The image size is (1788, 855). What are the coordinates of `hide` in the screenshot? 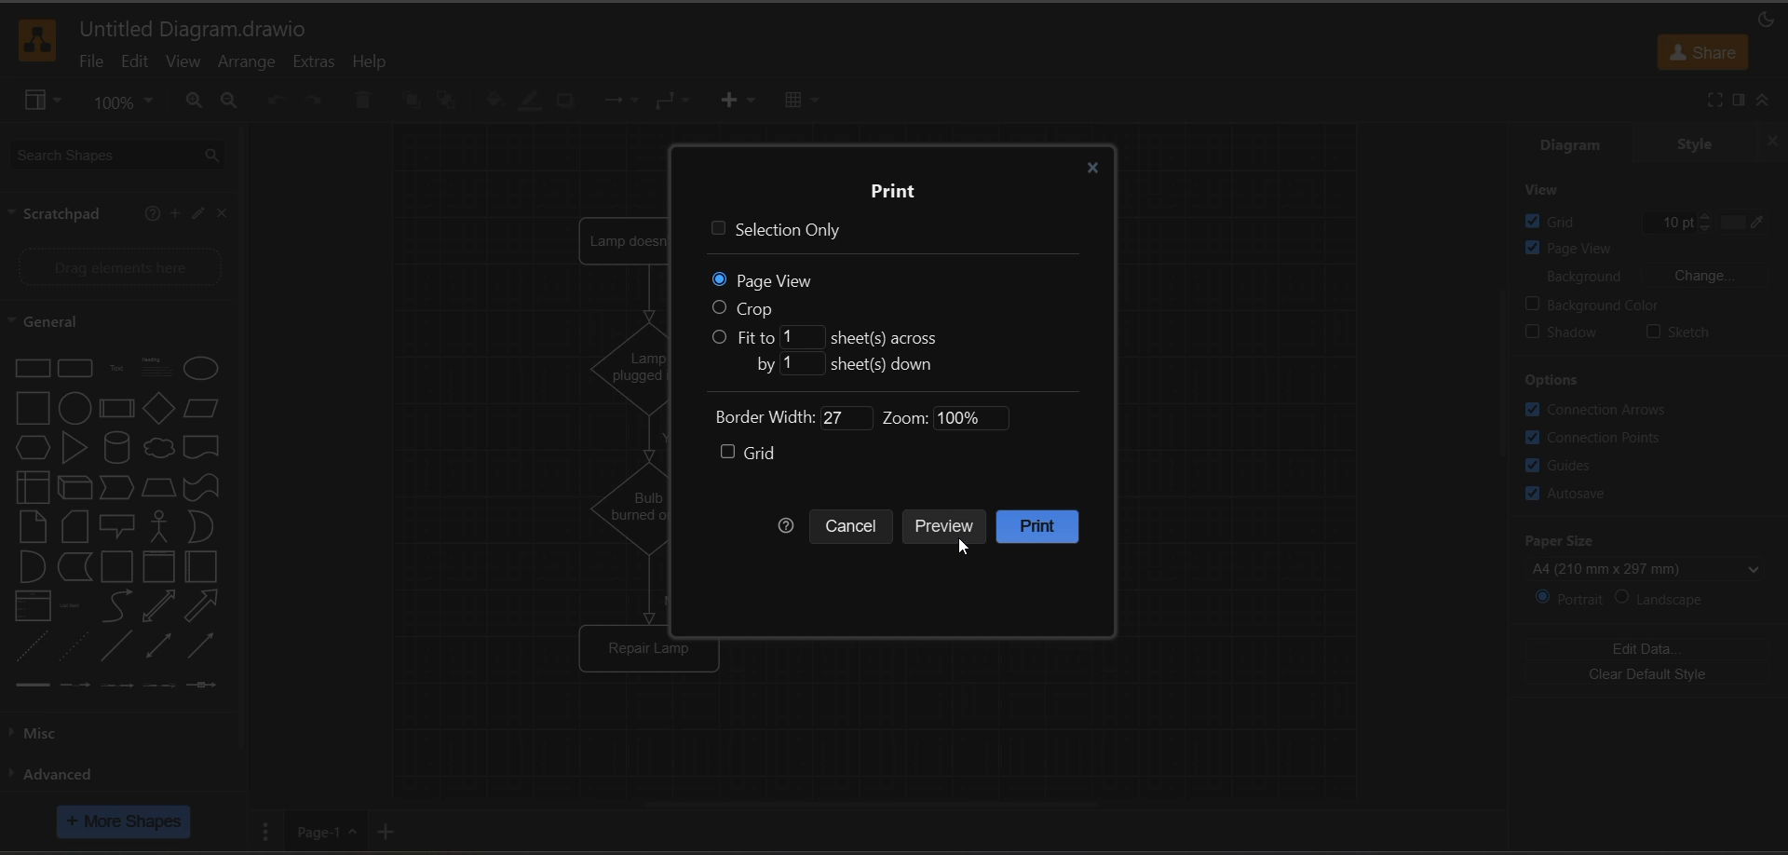 It's located at (1768, 141).